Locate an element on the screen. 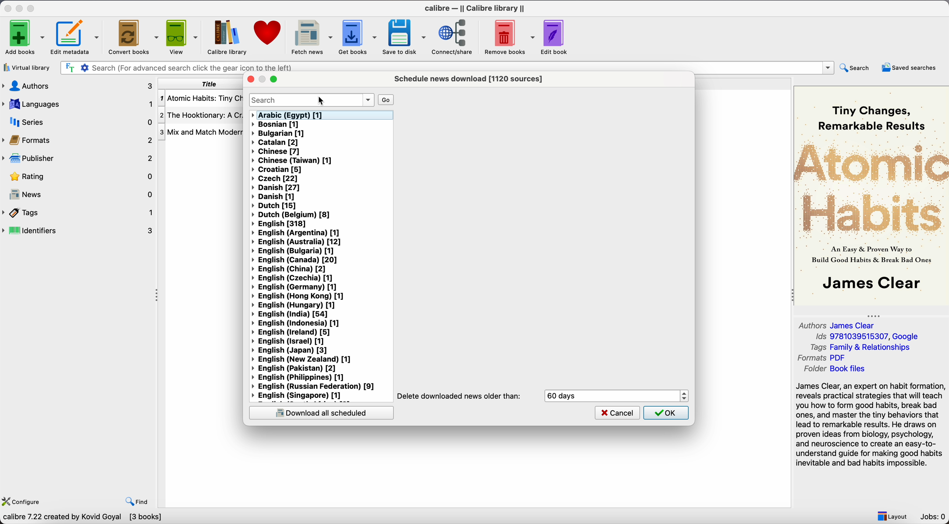 The width and height of the screenshot is (949, 524). Dutch (Belgium) [8] is located at coordinates (293, 215).